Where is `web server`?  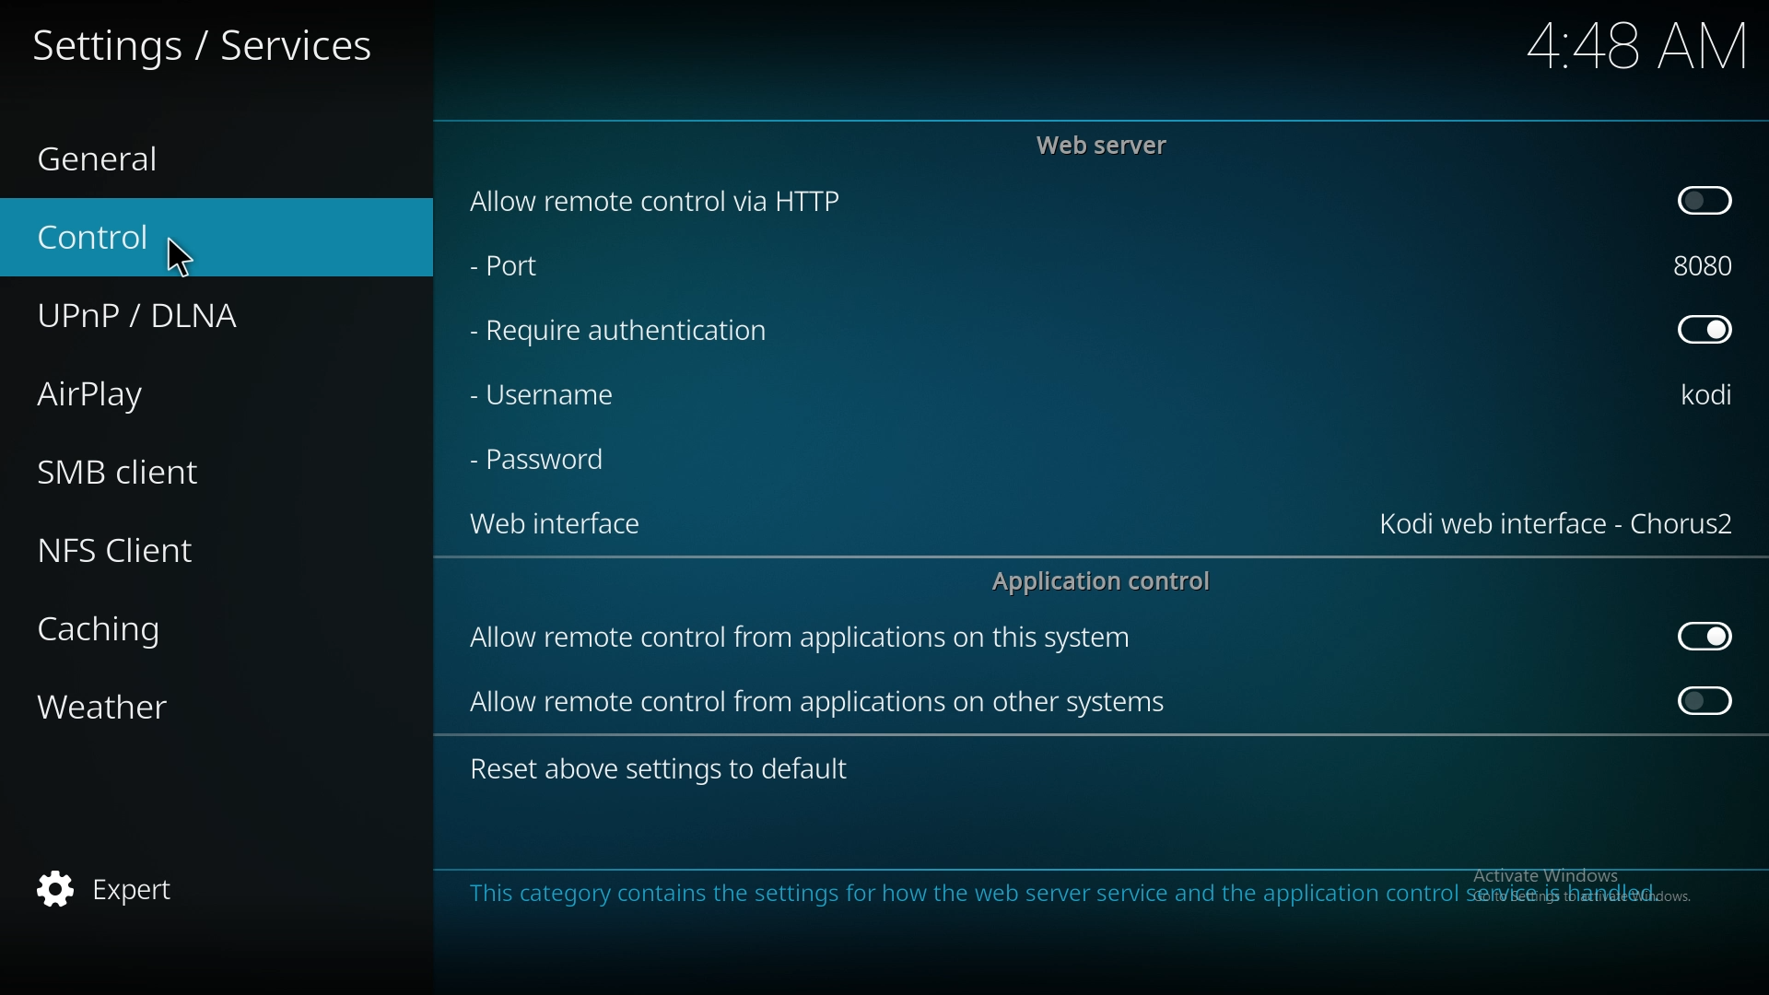 web server is located at coordinates (1111, 143).